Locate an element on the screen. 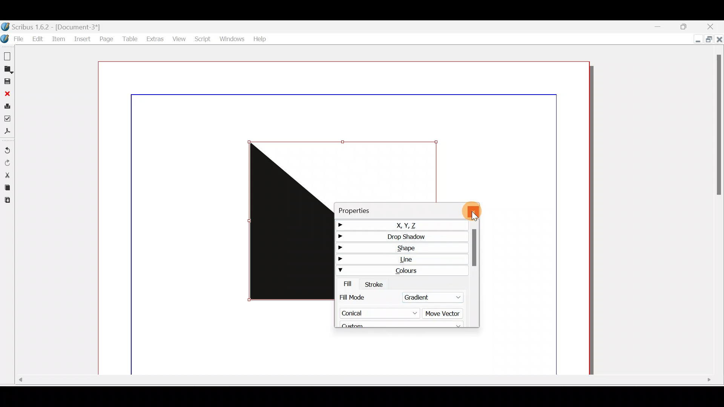  Save is located at coordinates (7, 81).